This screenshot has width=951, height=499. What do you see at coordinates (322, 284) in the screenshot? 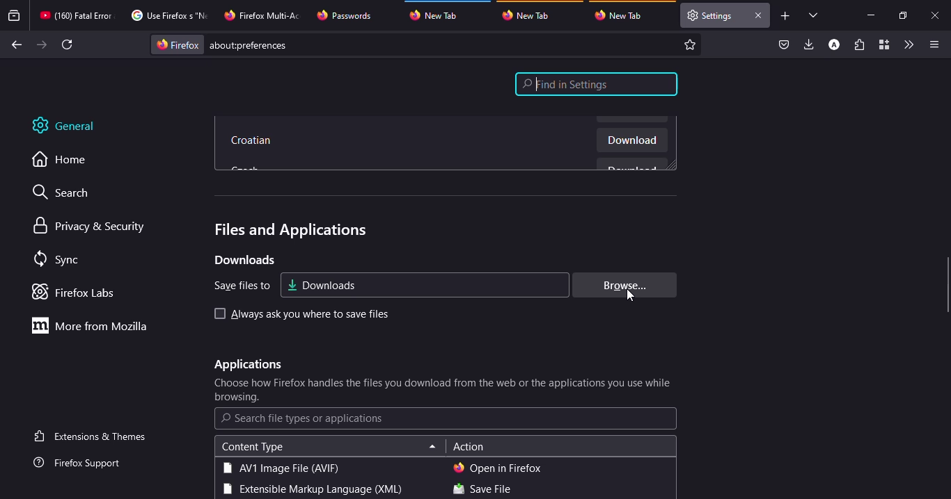
I see `downloads` at bounding box center [322, 284].